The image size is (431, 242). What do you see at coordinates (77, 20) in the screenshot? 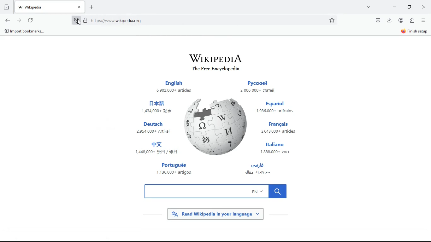
I see `protection` at bounding box center [77, 20].